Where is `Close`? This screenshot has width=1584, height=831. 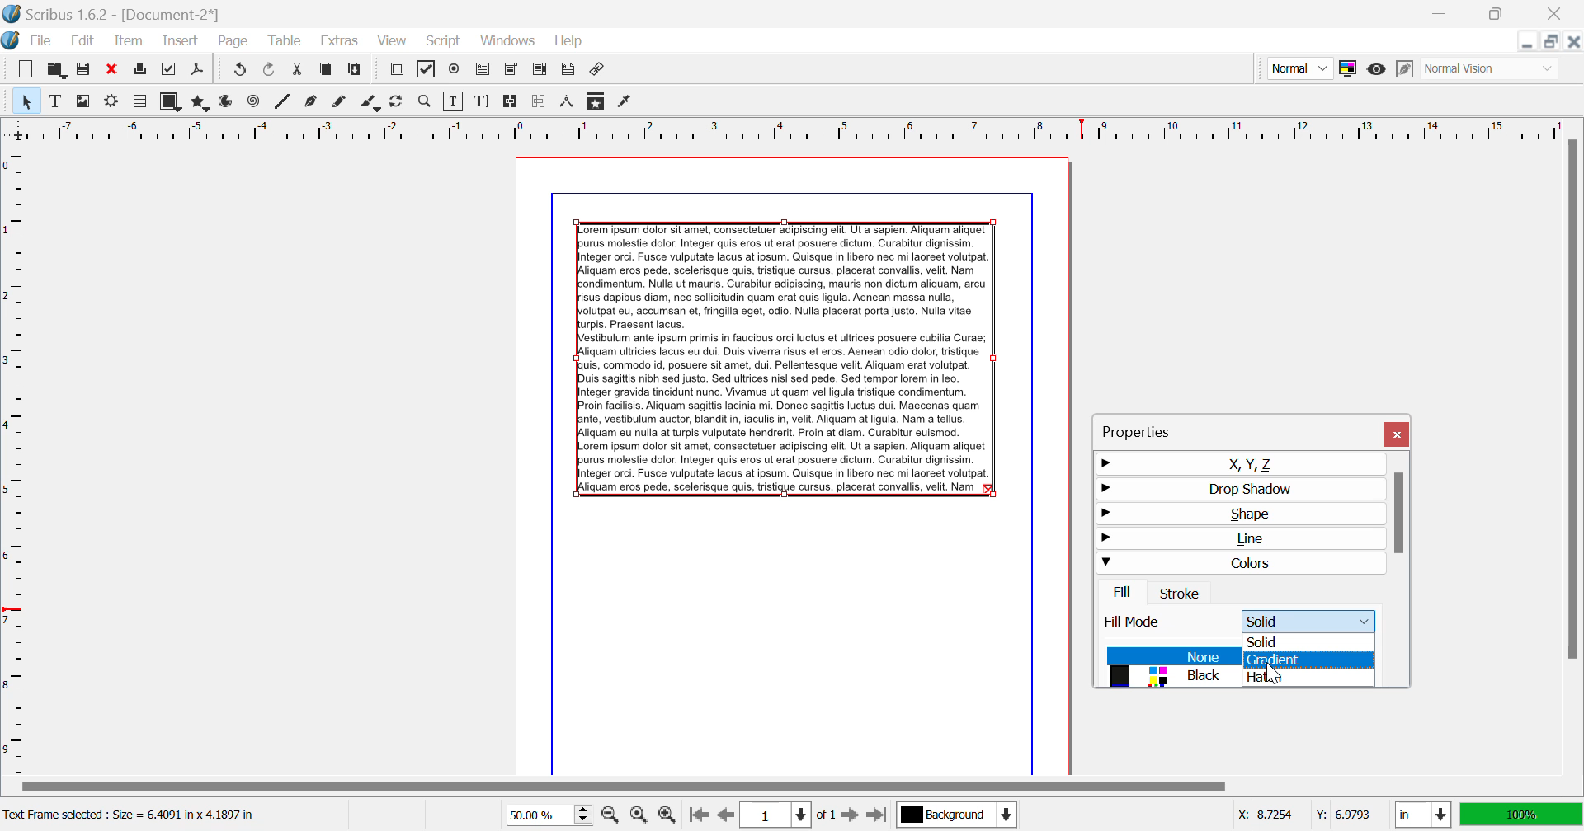
Close is located at coordinates (1558, 13).